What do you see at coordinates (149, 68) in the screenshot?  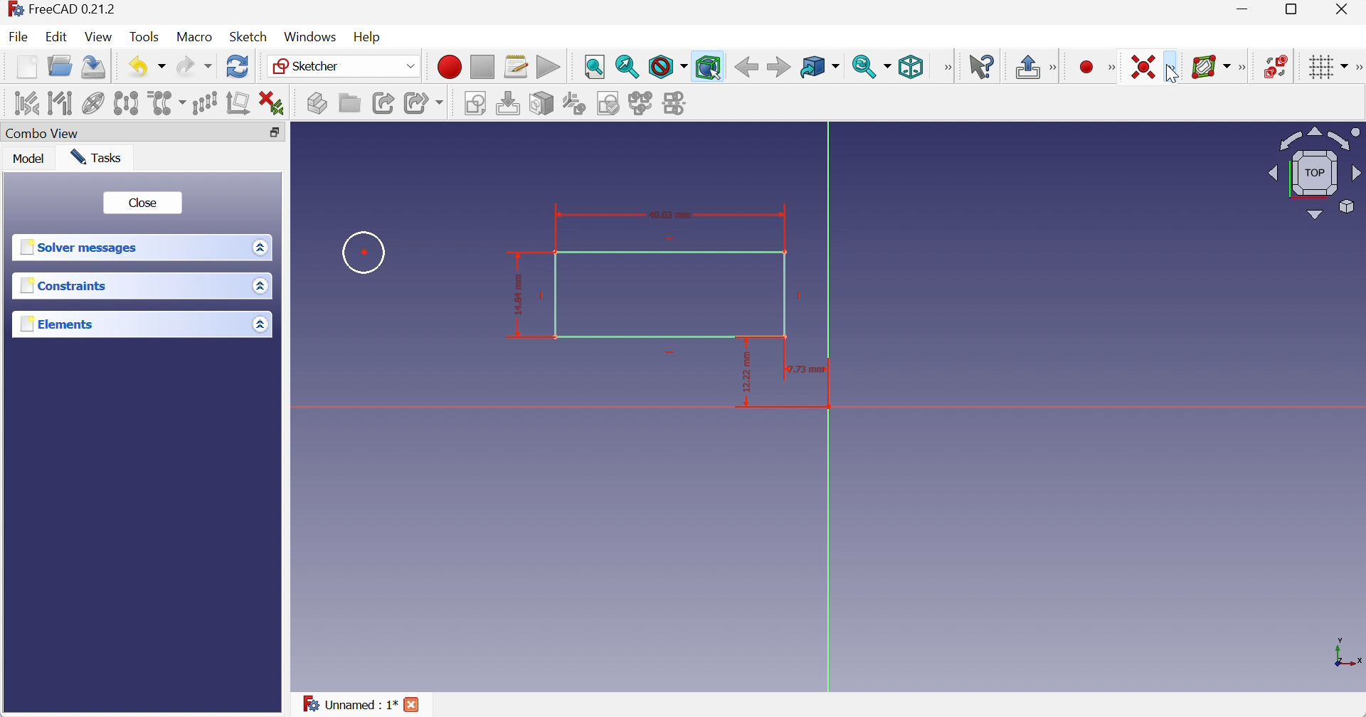 I see `Undo` at bounding box center [149, 68].